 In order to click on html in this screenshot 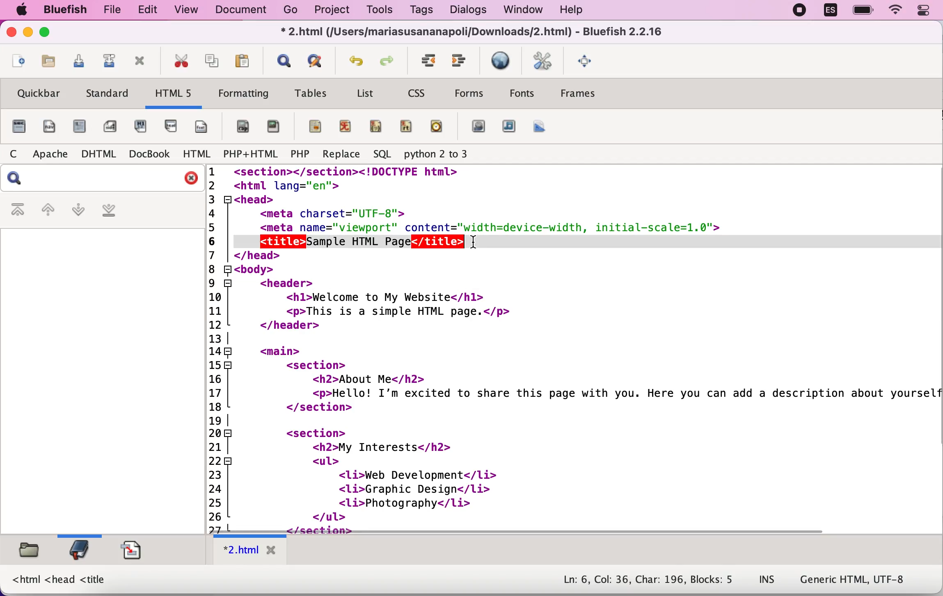, I will do `click(197, 155)`.